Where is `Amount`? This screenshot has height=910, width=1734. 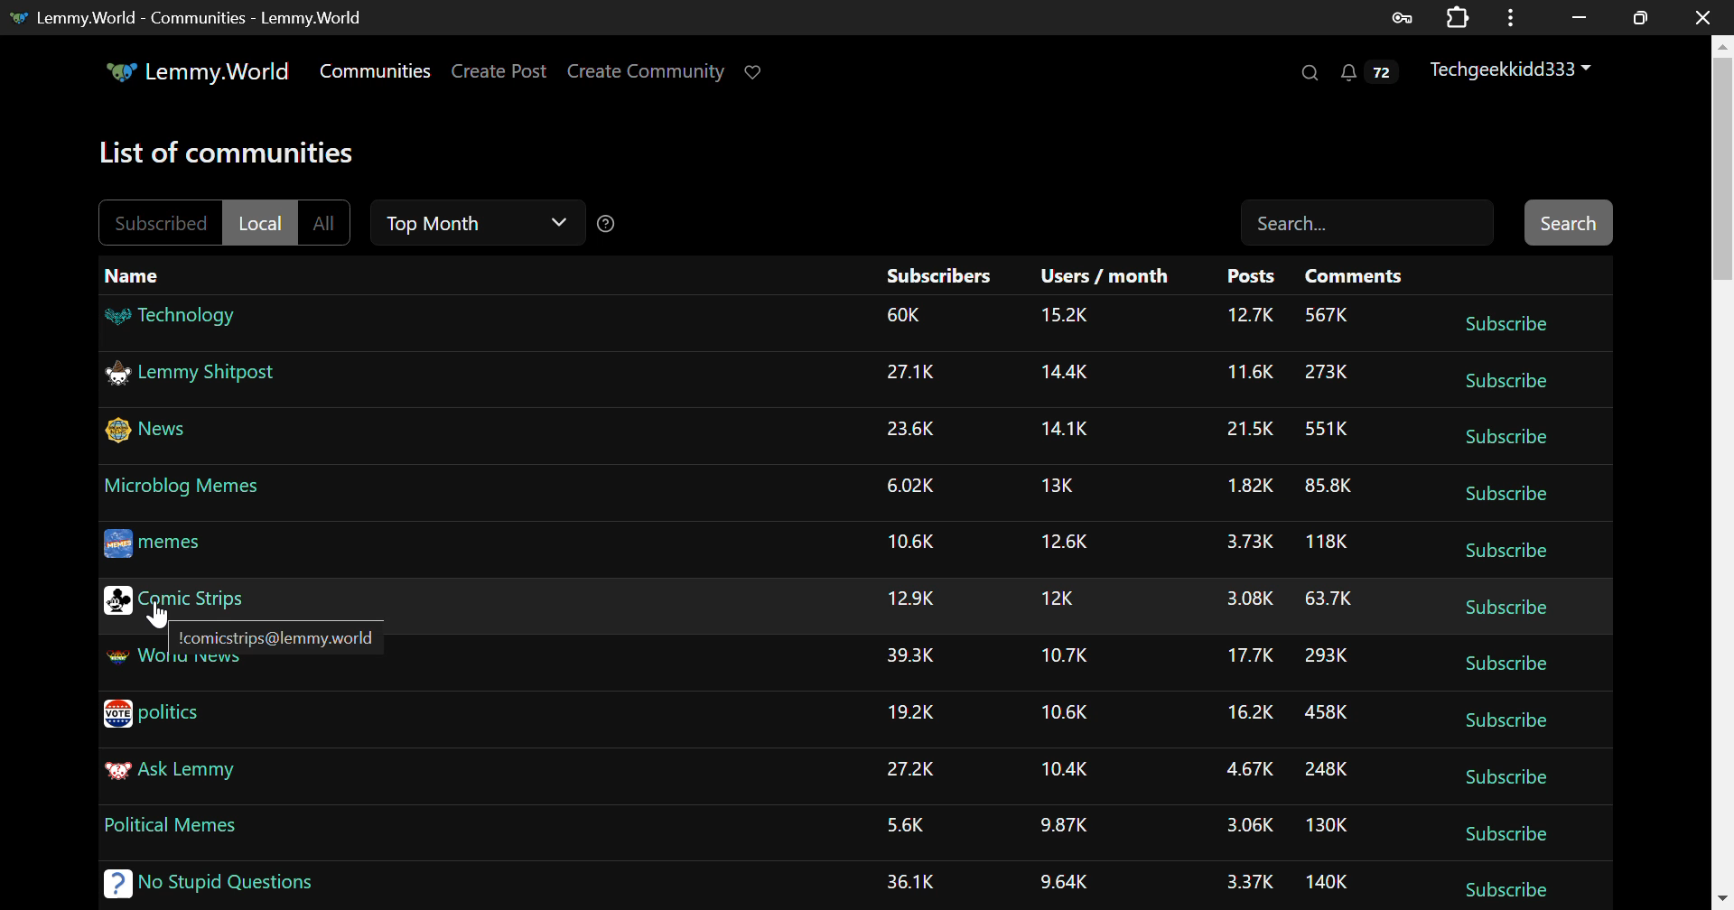 Amount is located at coordinates (1243, 426).